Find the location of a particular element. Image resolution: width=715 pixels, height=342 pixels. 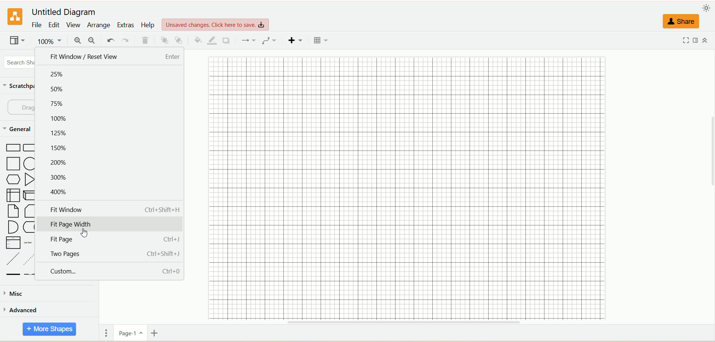

view is located at coordinates (73, 25).